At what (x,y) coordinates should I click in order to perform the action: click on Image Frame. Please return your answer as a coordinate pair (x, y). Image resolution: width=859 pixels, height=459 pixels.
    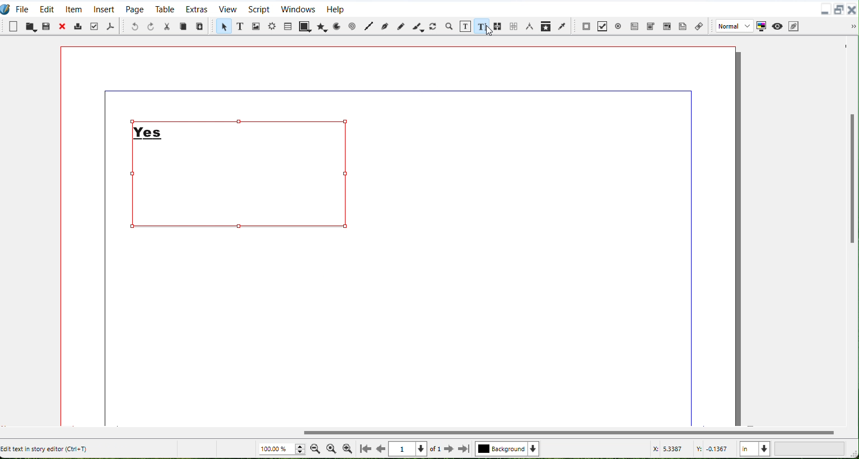
    Looking at the image, I should click on (255, 26).